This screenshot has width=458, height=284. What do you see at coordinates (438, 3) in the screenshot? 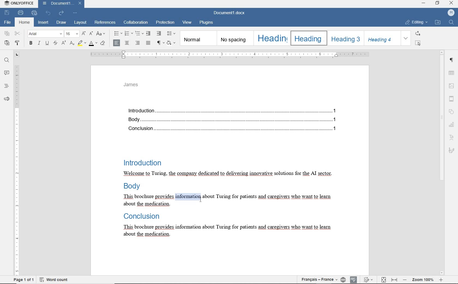
I see `RESTORE DOWN` at bounding box center [438, 3].